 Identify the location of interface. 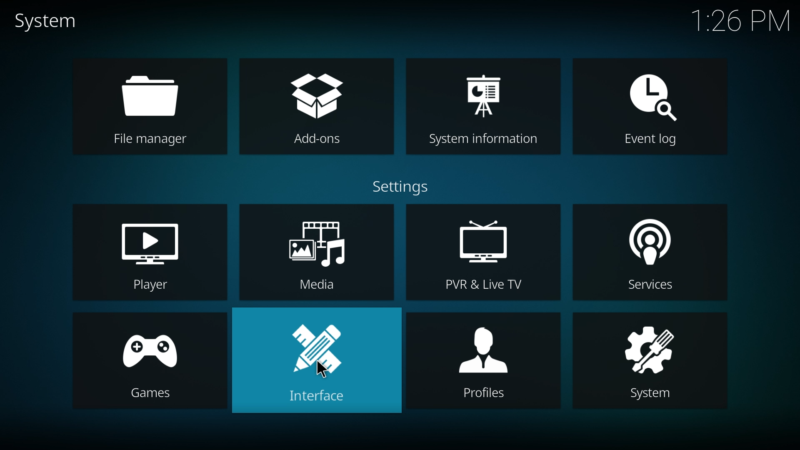
(316, 360).